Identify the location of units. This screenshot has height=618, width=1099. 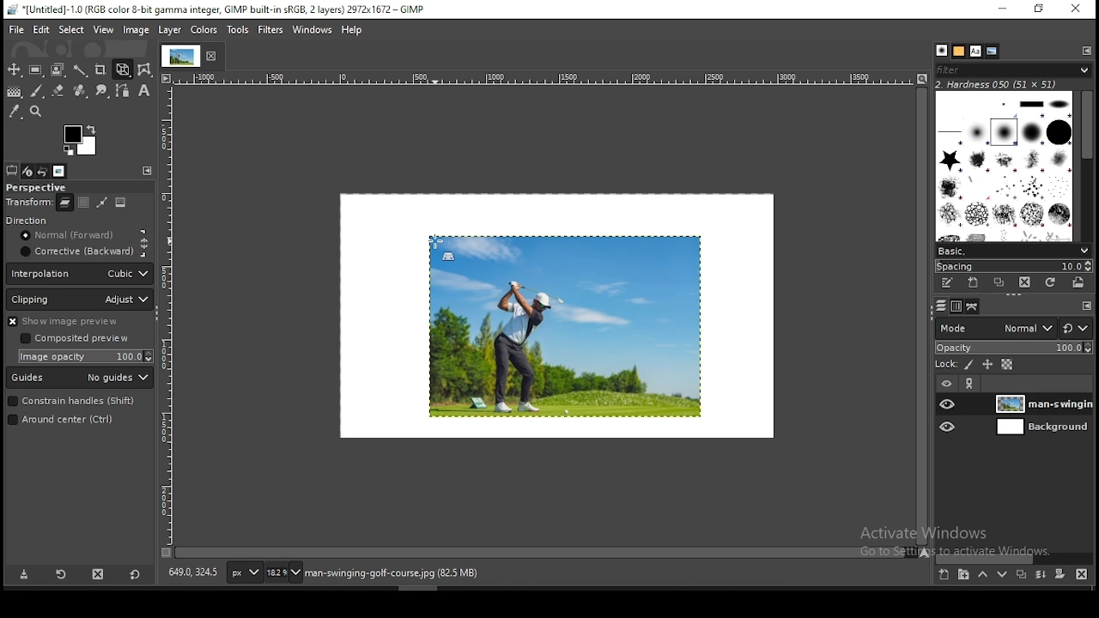
(244, 573).